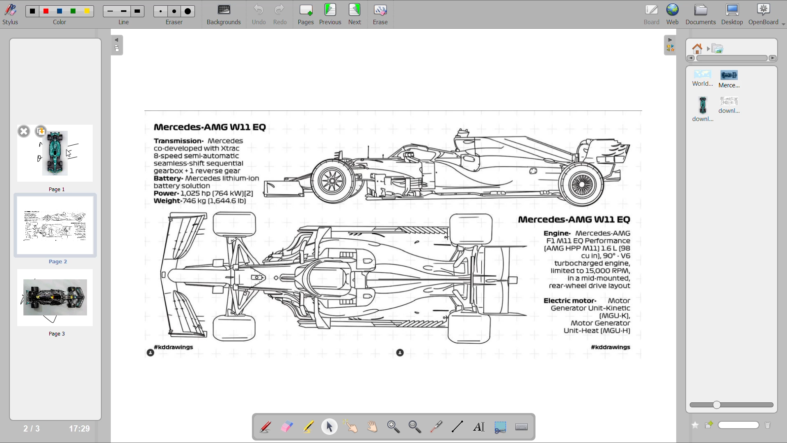  I want to click on virtual laser pointer, so click(436, 426).